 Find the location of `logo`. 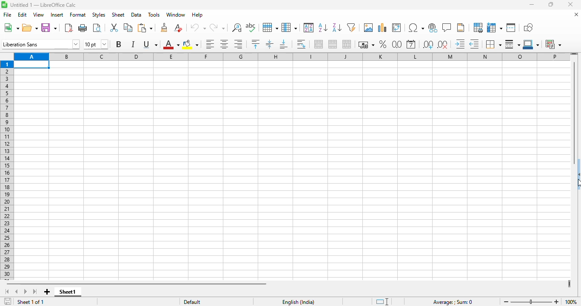

logo is located at coordinates (4, 5).